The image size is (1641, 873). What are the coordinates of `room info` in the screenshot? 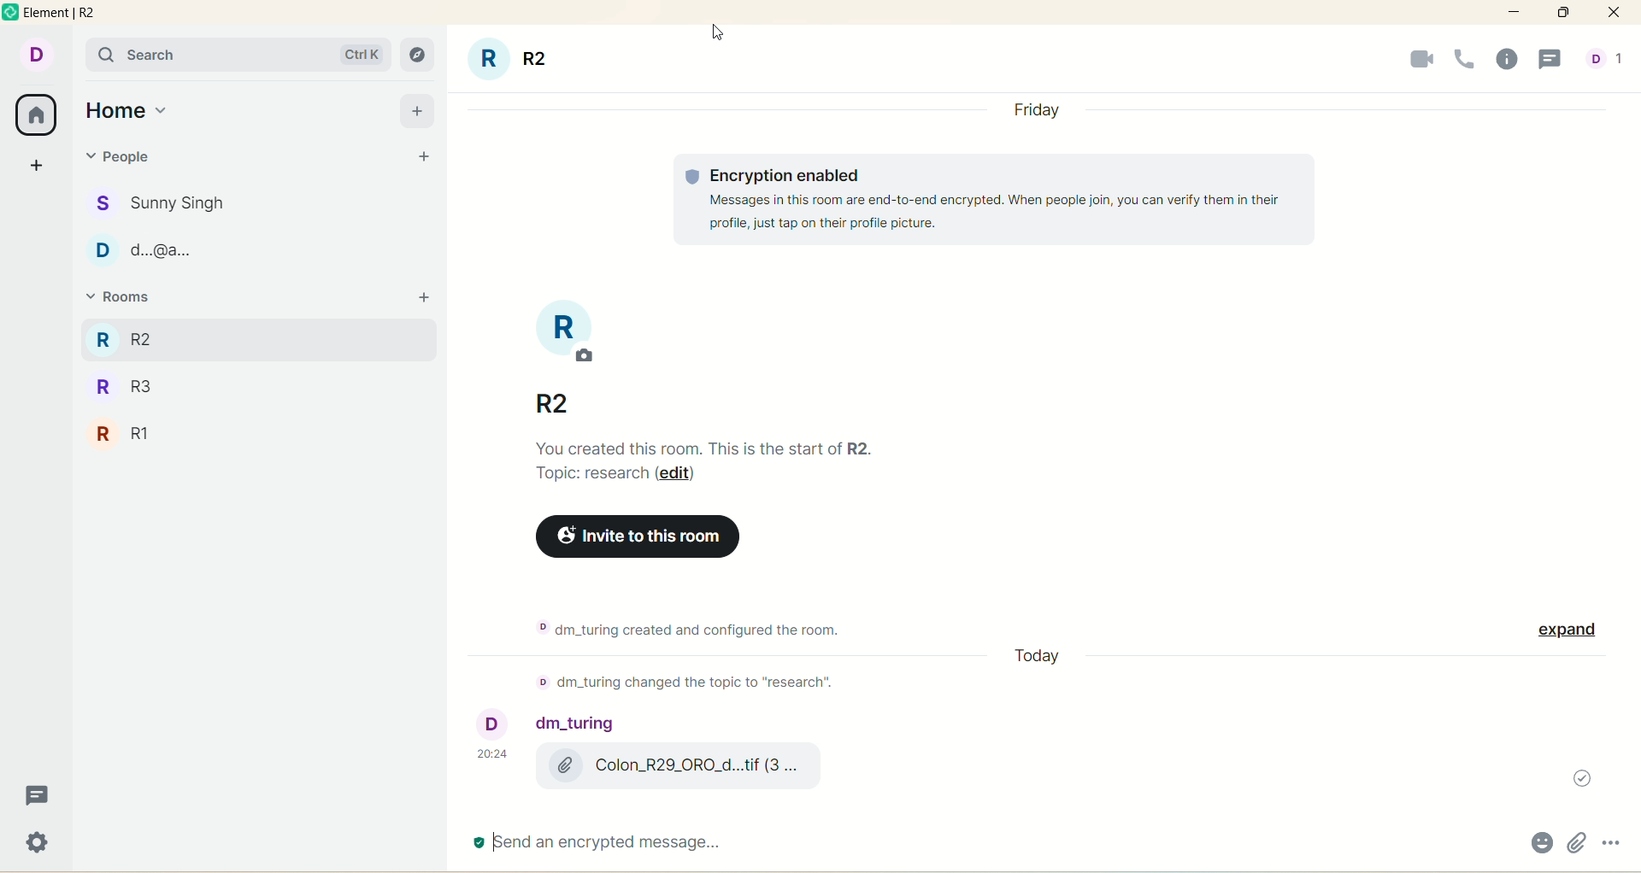 It's located at (1512, 60).